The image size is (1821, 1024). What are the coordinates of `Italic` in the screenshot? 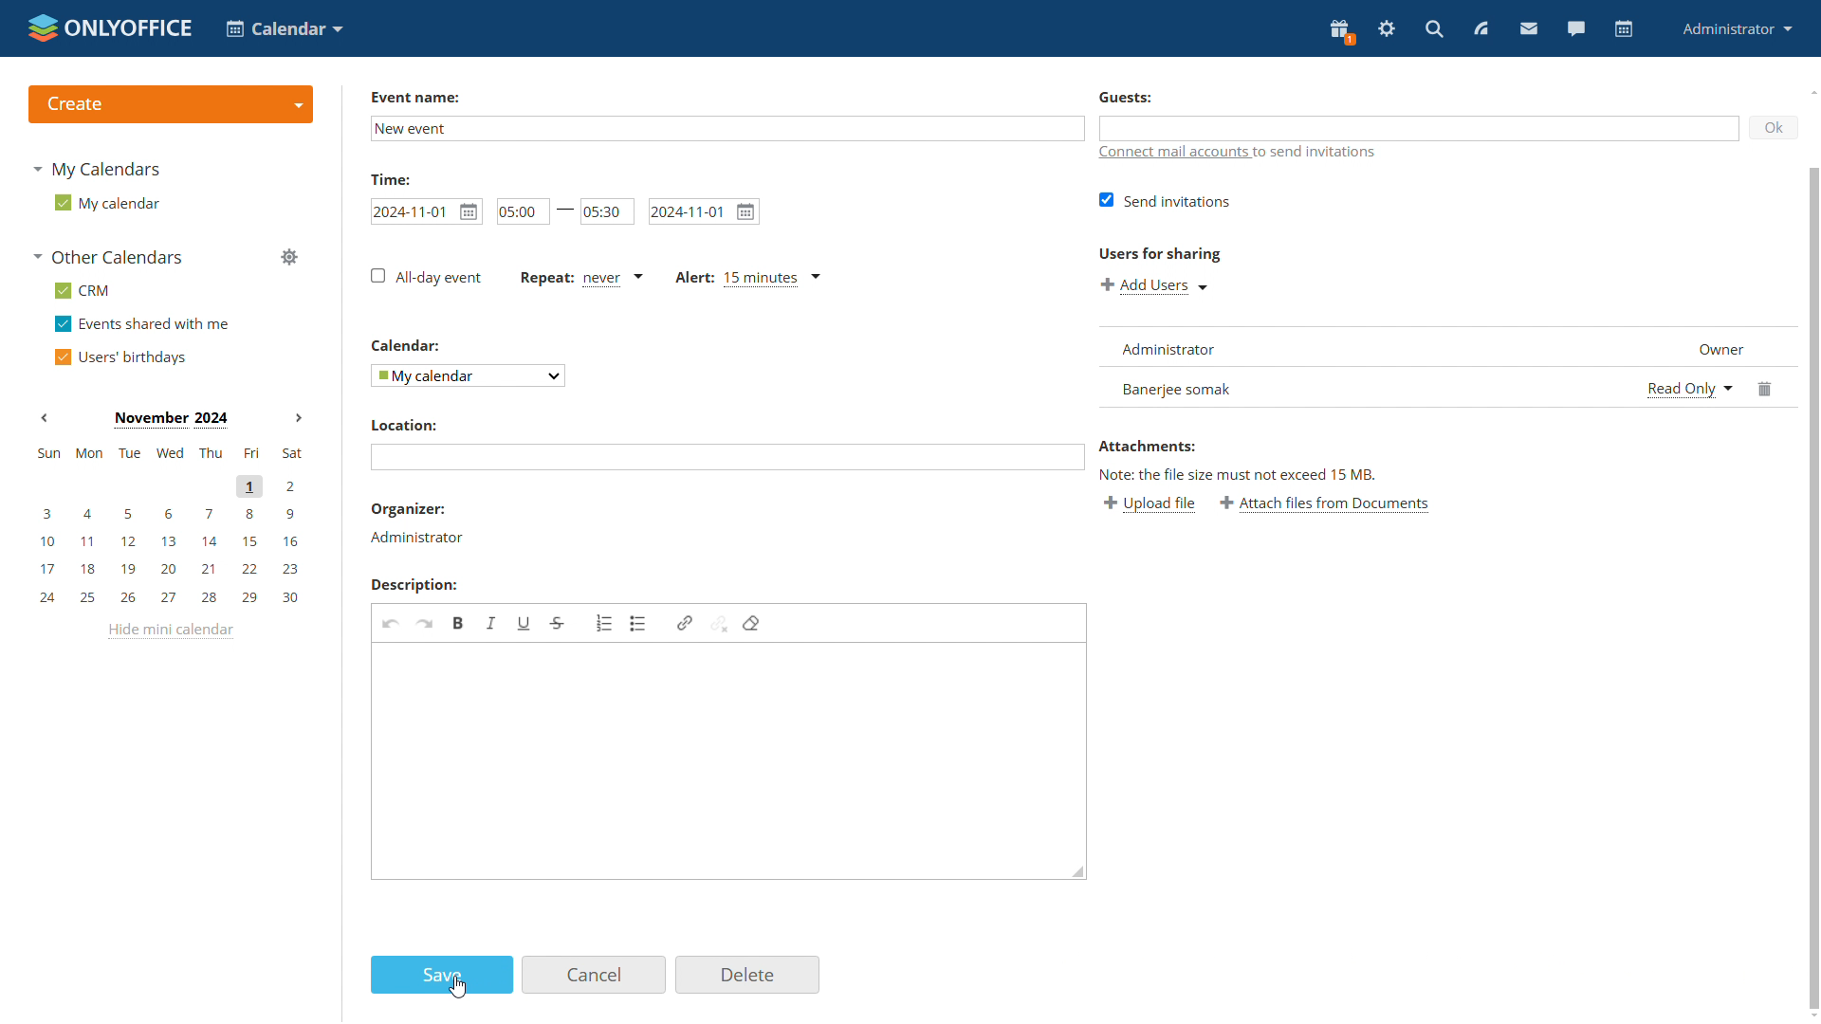 It's located at (492, 623).